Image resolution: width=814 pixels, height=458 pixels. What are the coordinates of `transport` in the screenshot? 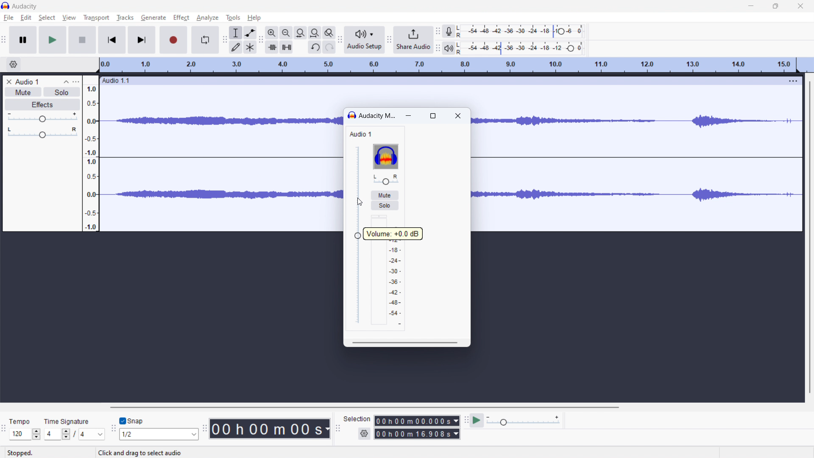 It's located at (96, 18).